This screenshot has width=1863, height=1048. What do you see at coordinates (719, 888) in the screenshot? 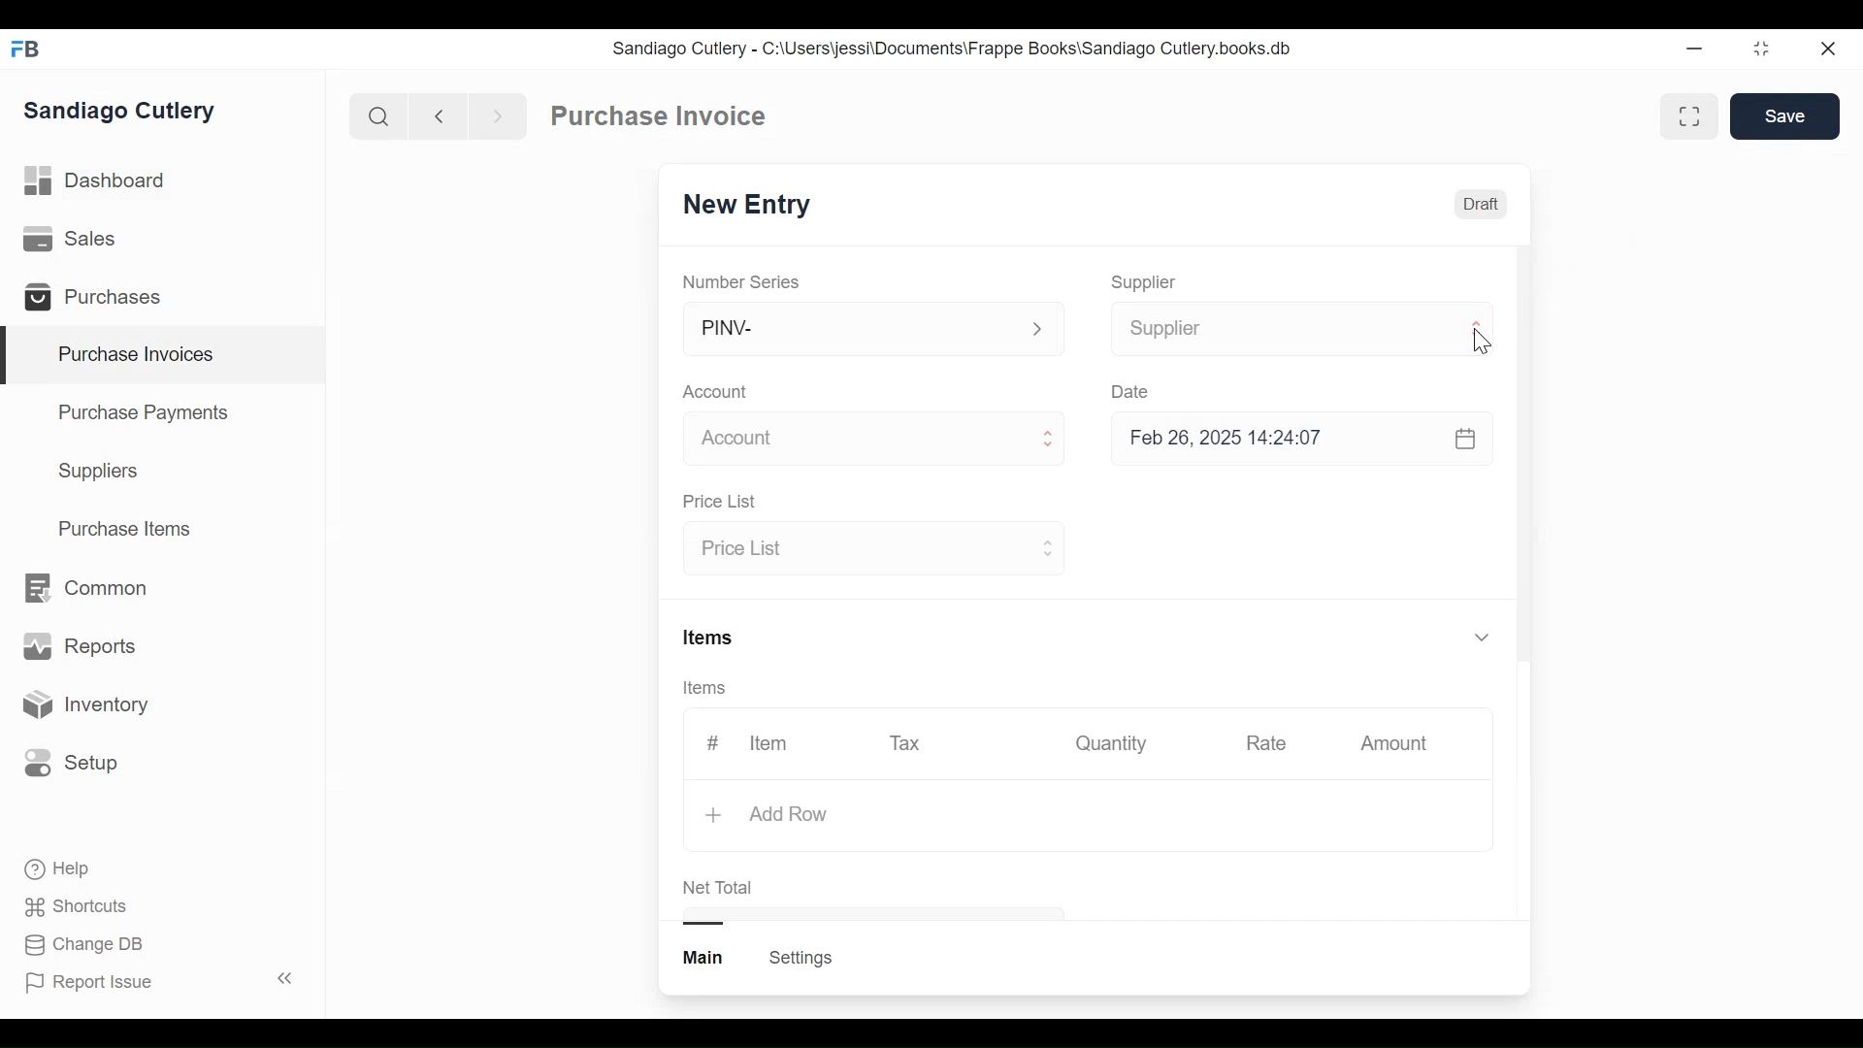
I see `Net Total` at bounding box center [719, 888].